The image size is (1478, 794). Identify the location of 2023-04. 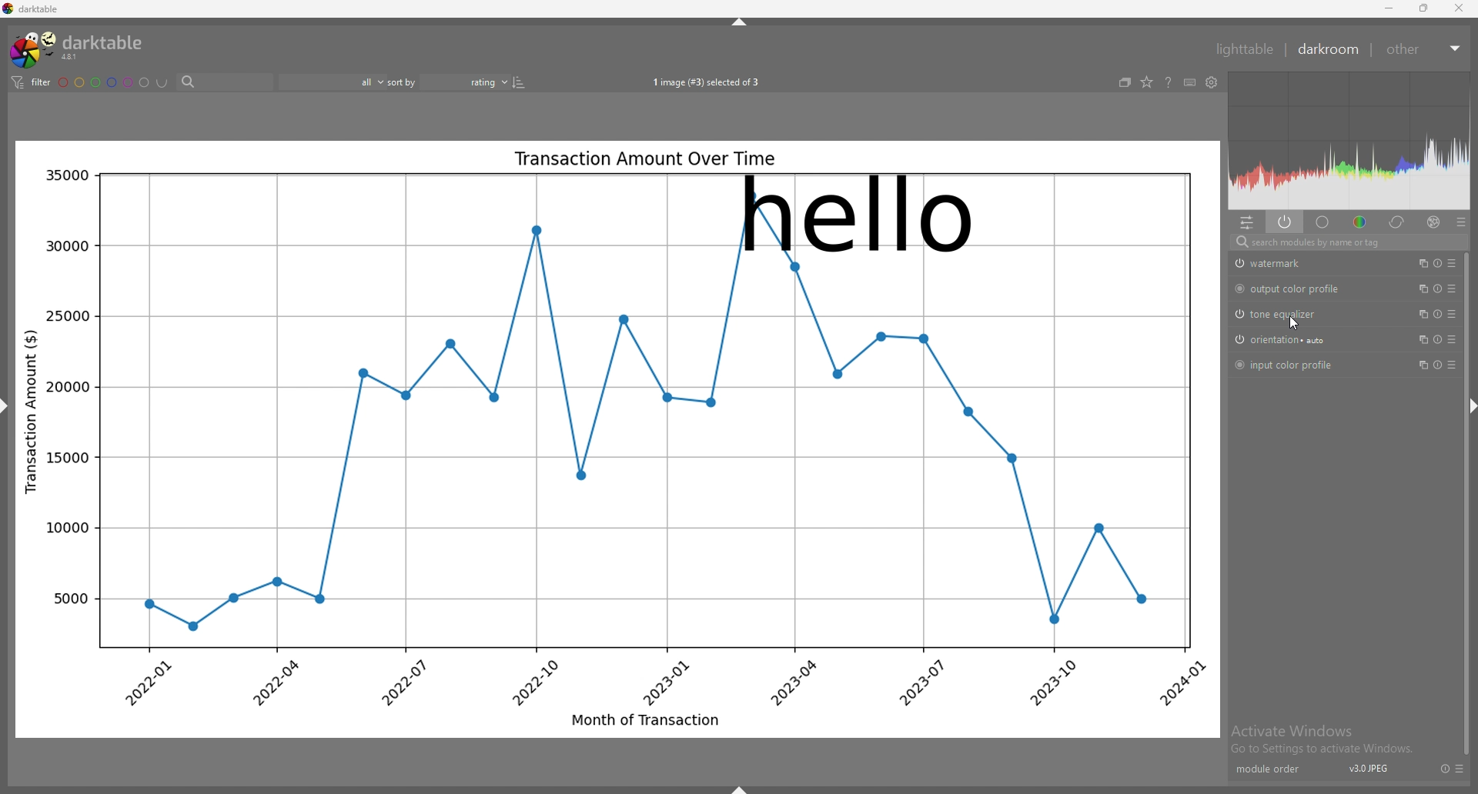
(794, 682).